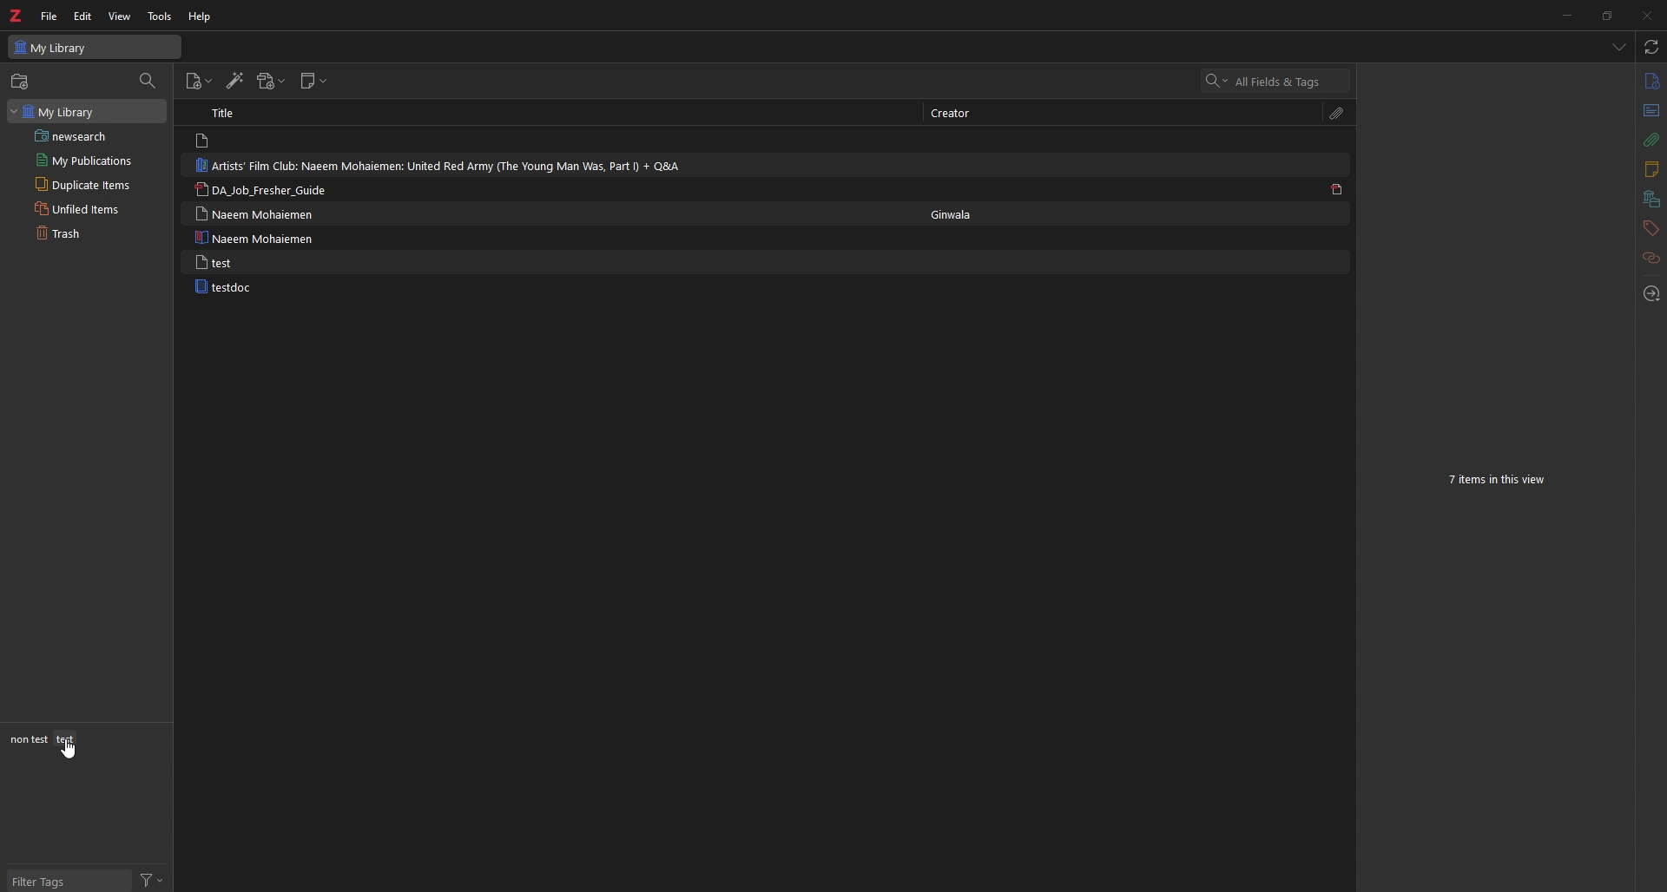 The width and height of the screenshot is (1667, 892). I want to click on notes, so click(1650, 170).